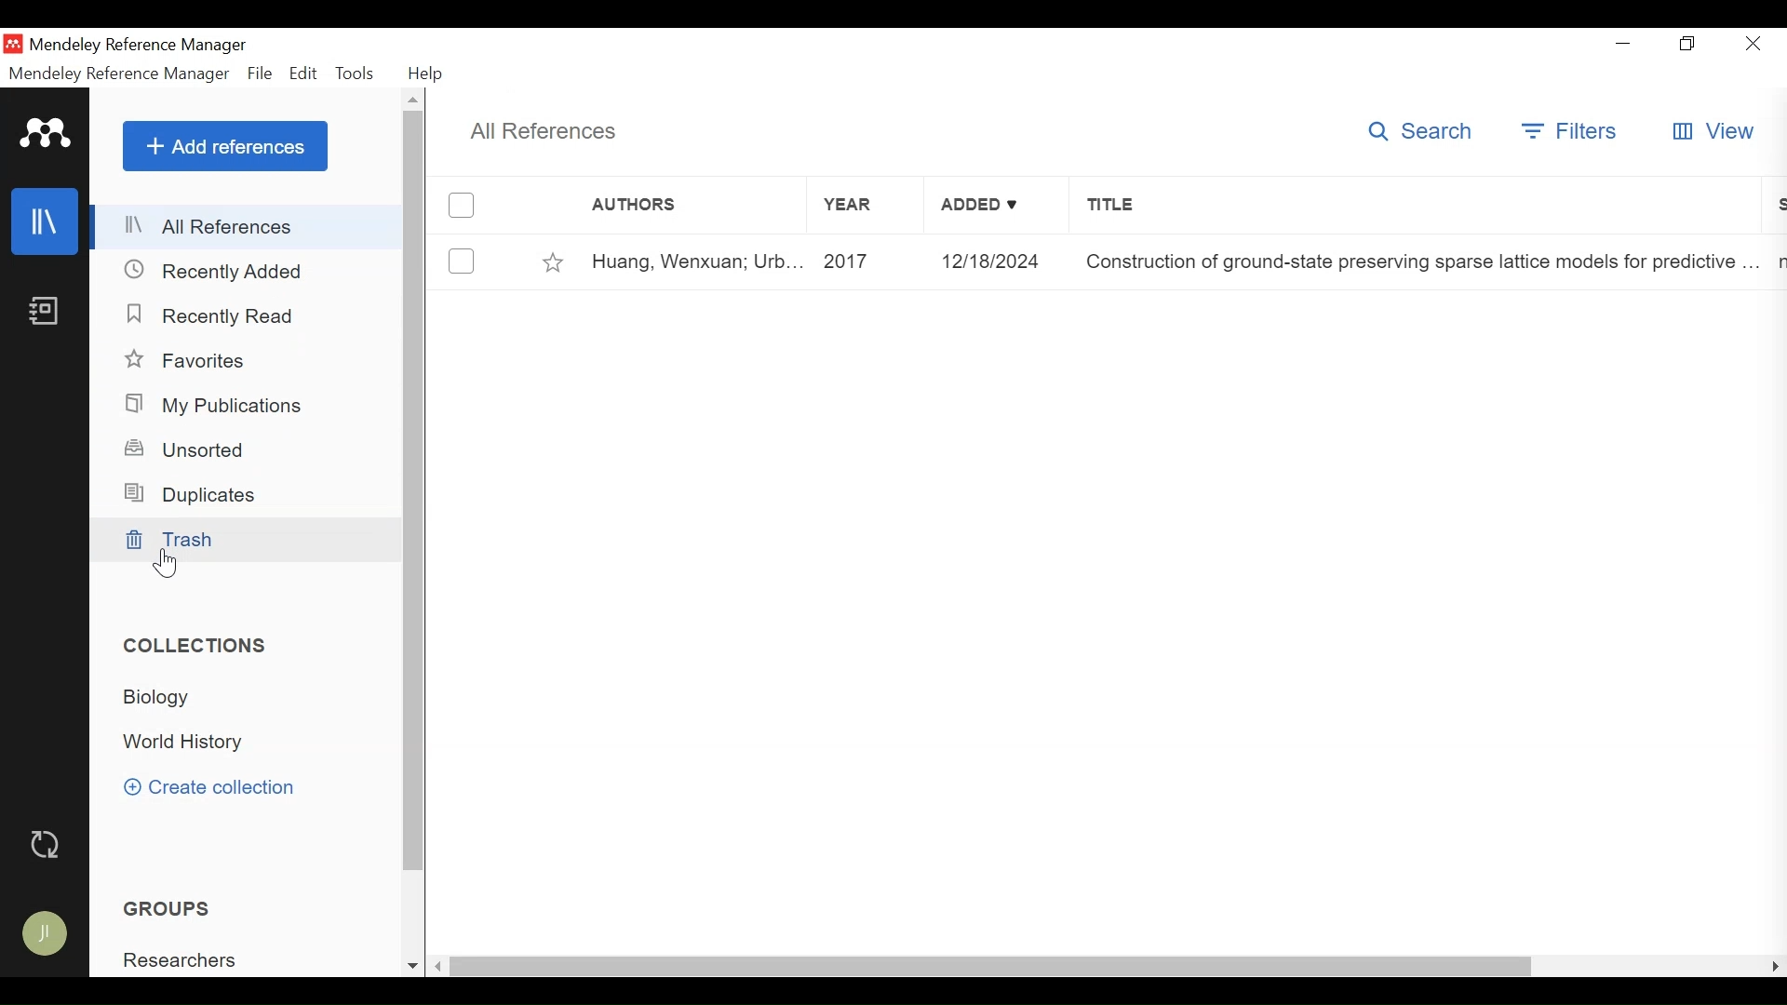  Describe the element at coordinates (243, 542) in the screenshot. I see `Trash` at that location.